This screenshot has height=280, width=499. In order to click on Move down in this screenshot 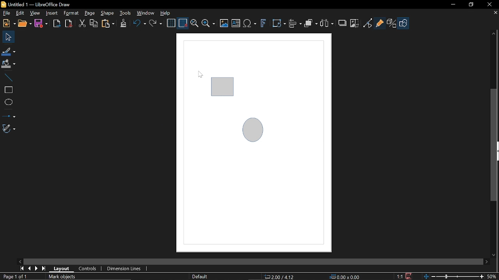, I will do `click(494, 255)`.